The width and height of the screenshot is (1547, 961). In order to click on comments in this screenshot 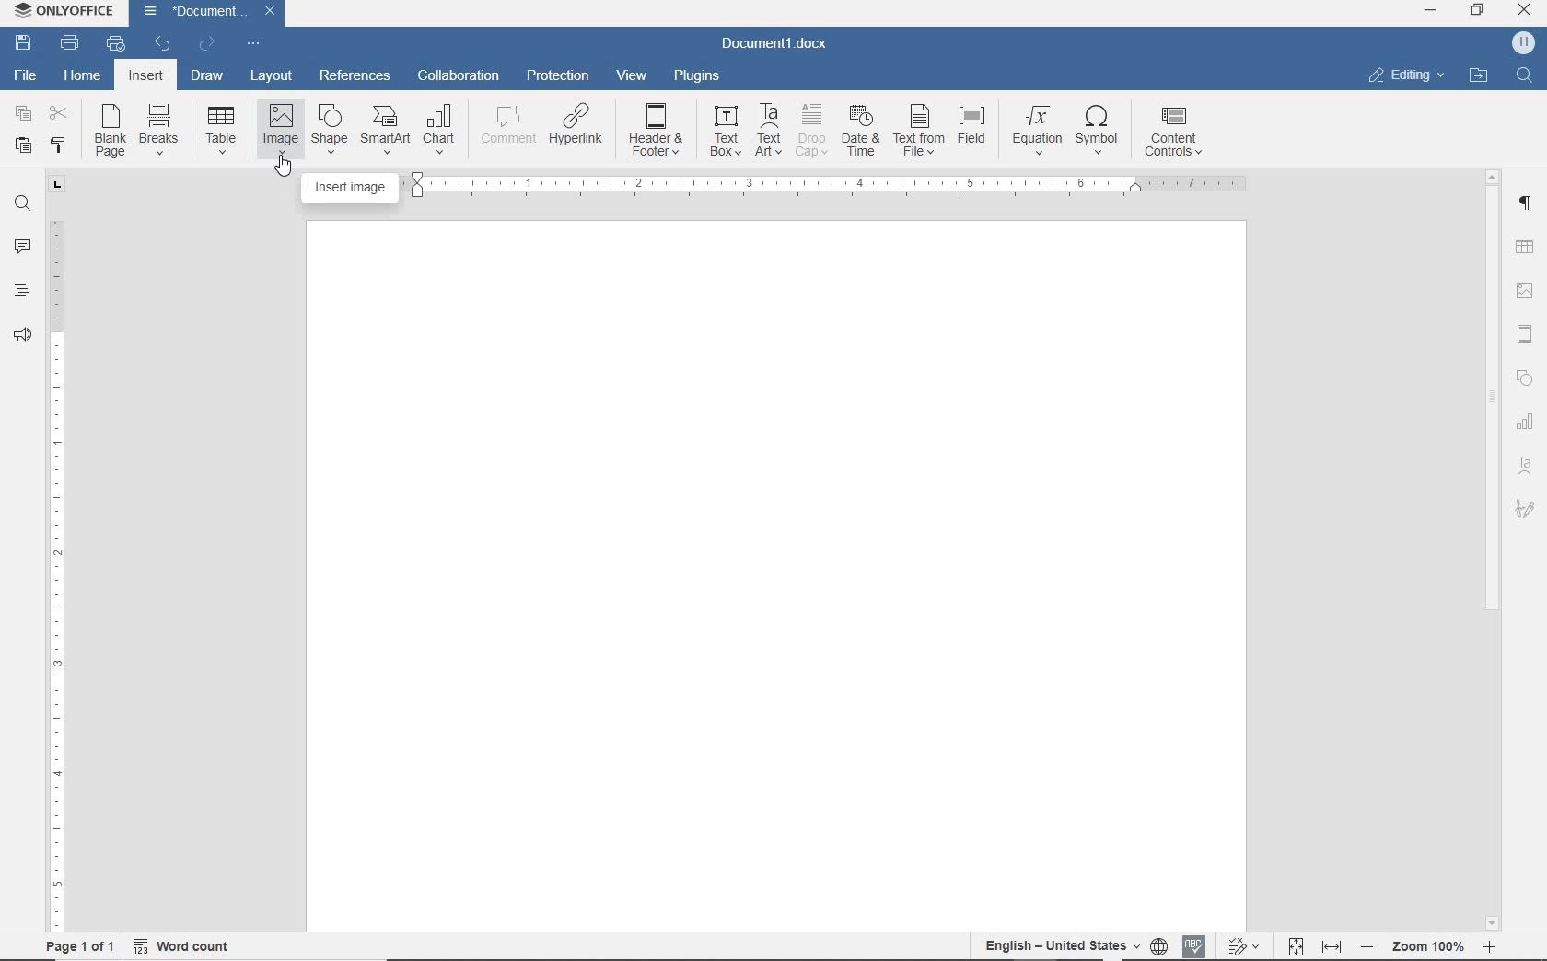, I will do `click(22, 248)`.